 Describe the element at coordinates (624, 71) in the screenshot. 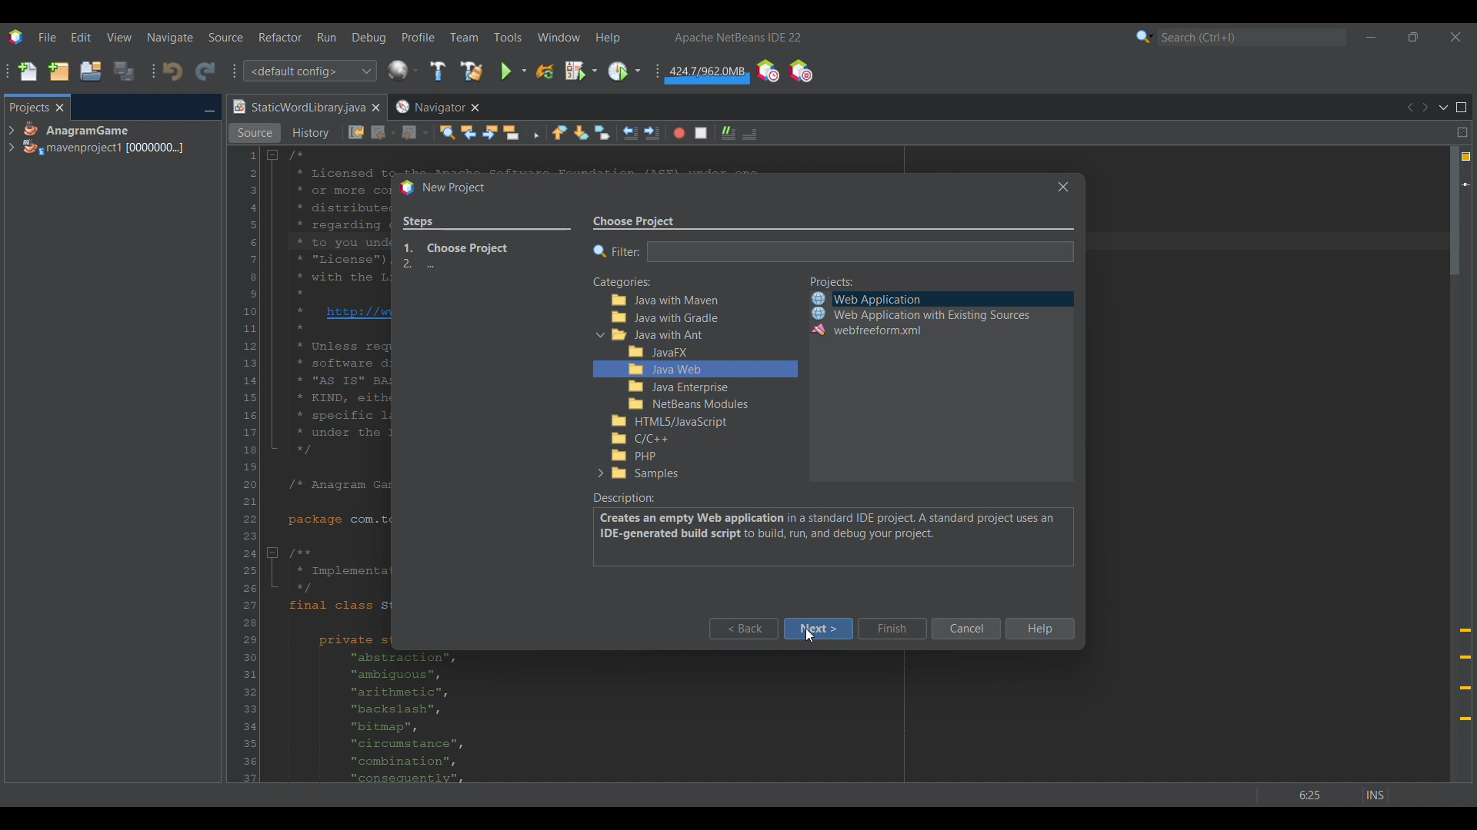

I see `Profile main project options` at that location.